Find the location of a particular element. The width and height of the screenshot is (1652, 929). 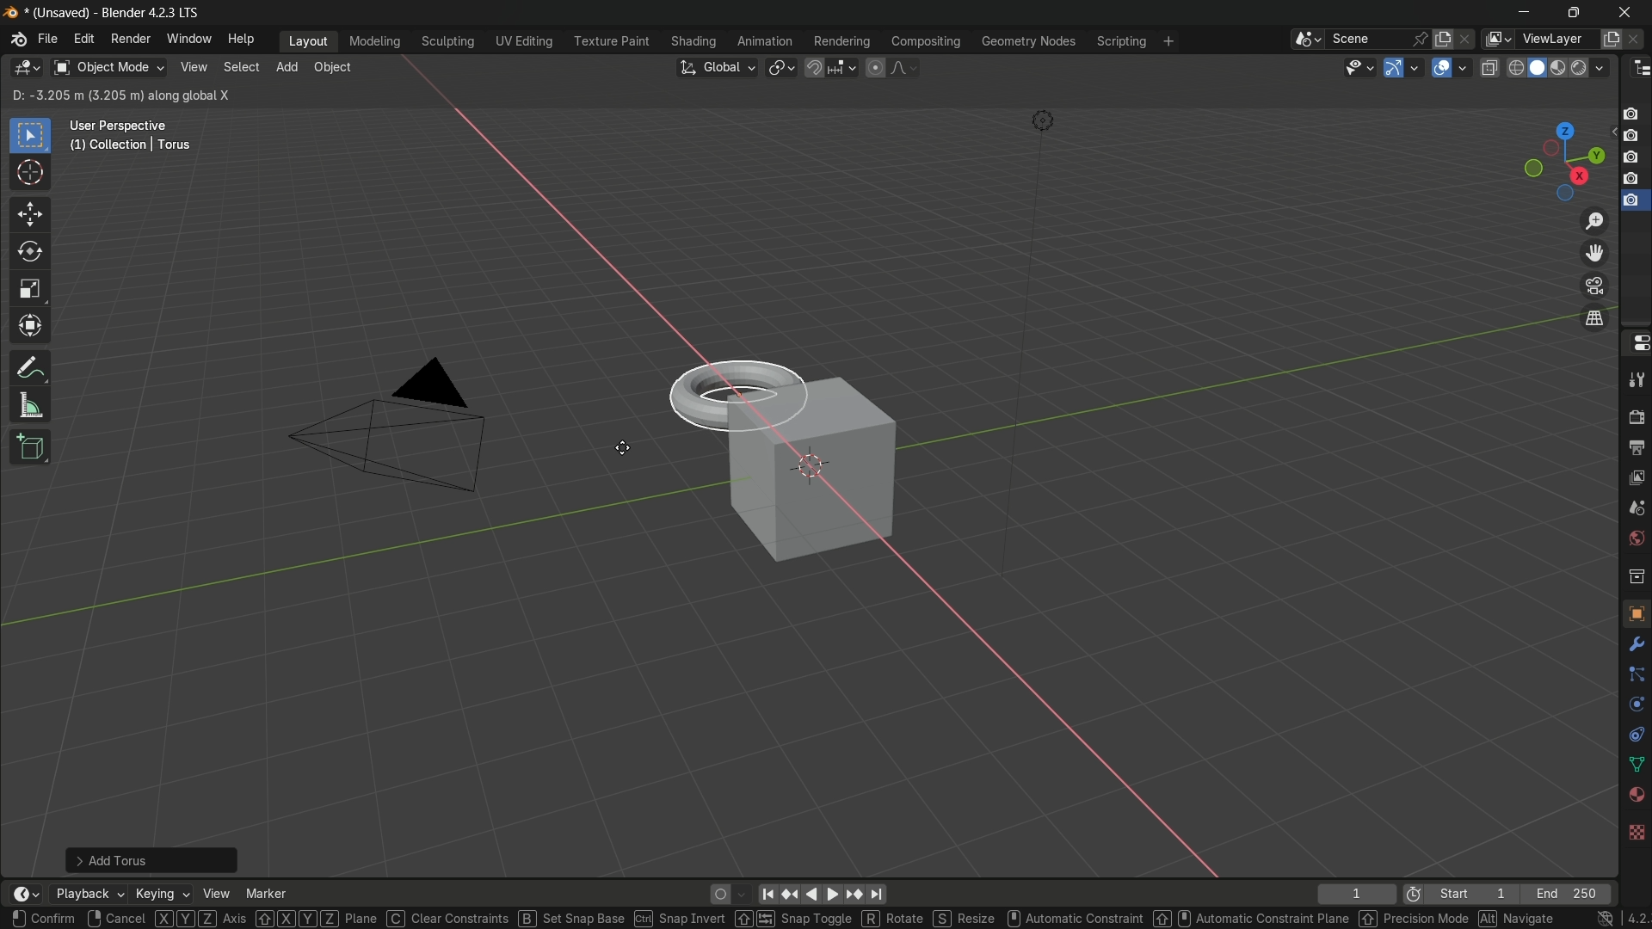

logo is located at coordinates (12, 13).